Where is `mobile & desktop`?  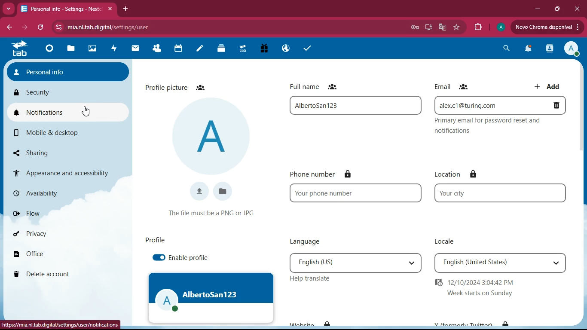
mobile & desktop is located at coordinates (51, 133).